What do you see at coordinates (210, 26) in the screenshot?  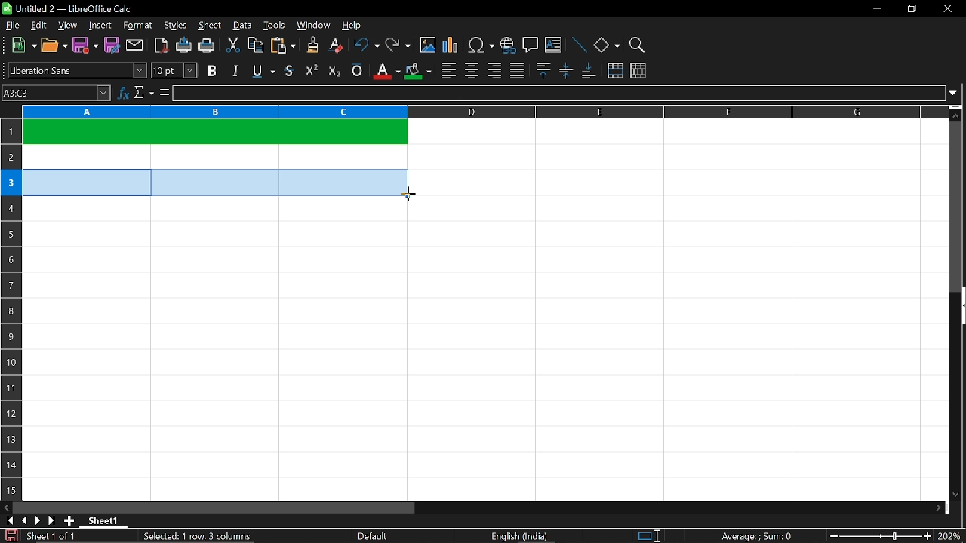 I see `sheet` at bounding box center [210, 26].